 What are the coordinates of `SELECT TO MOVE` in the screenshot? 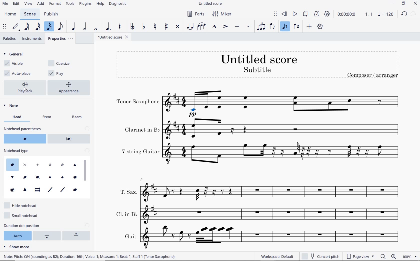 It's located at (276, 14).